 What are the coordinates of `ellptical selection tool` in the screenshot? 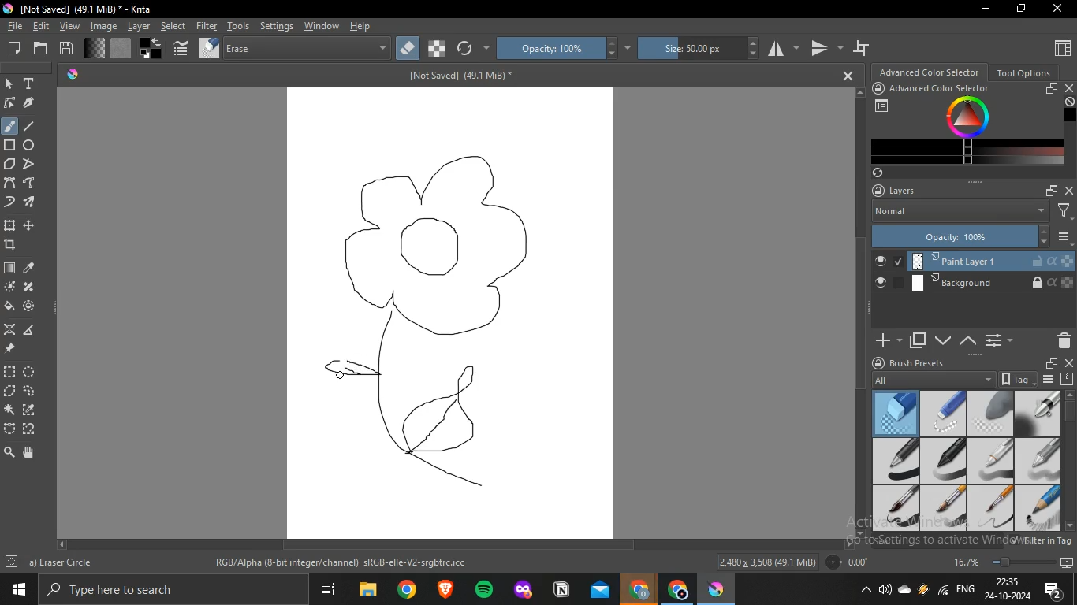 It's located at (32, 372).